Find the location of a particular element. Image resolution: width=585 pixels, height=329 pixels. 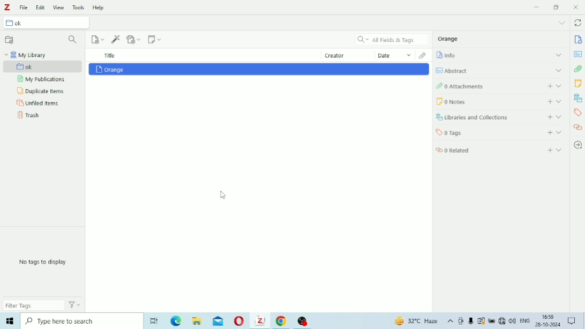

Cursor is located at coordinates (224, 195).